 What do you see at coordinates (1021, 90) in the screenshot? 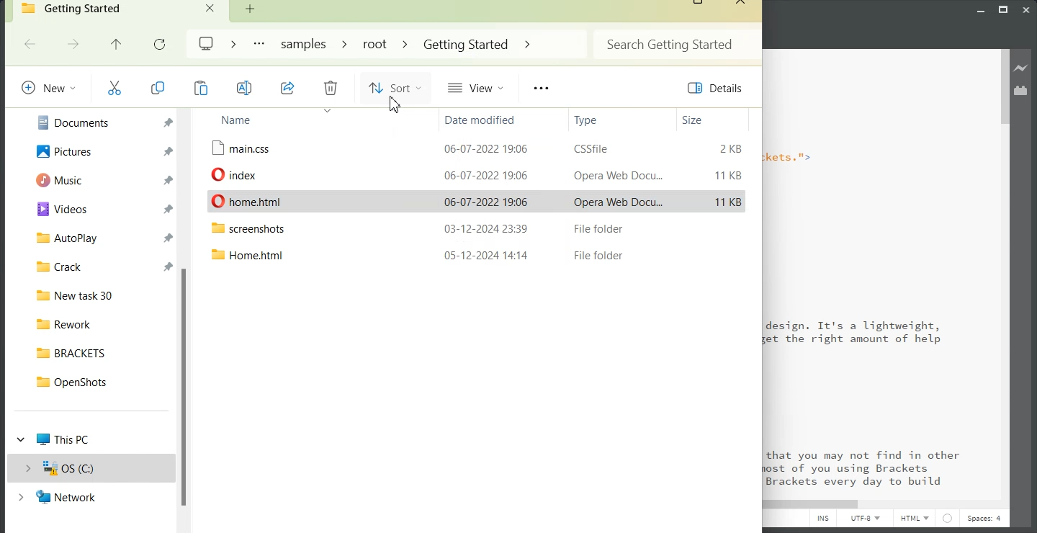
I see `Extension Manager` at bounding box center [1021, 90].